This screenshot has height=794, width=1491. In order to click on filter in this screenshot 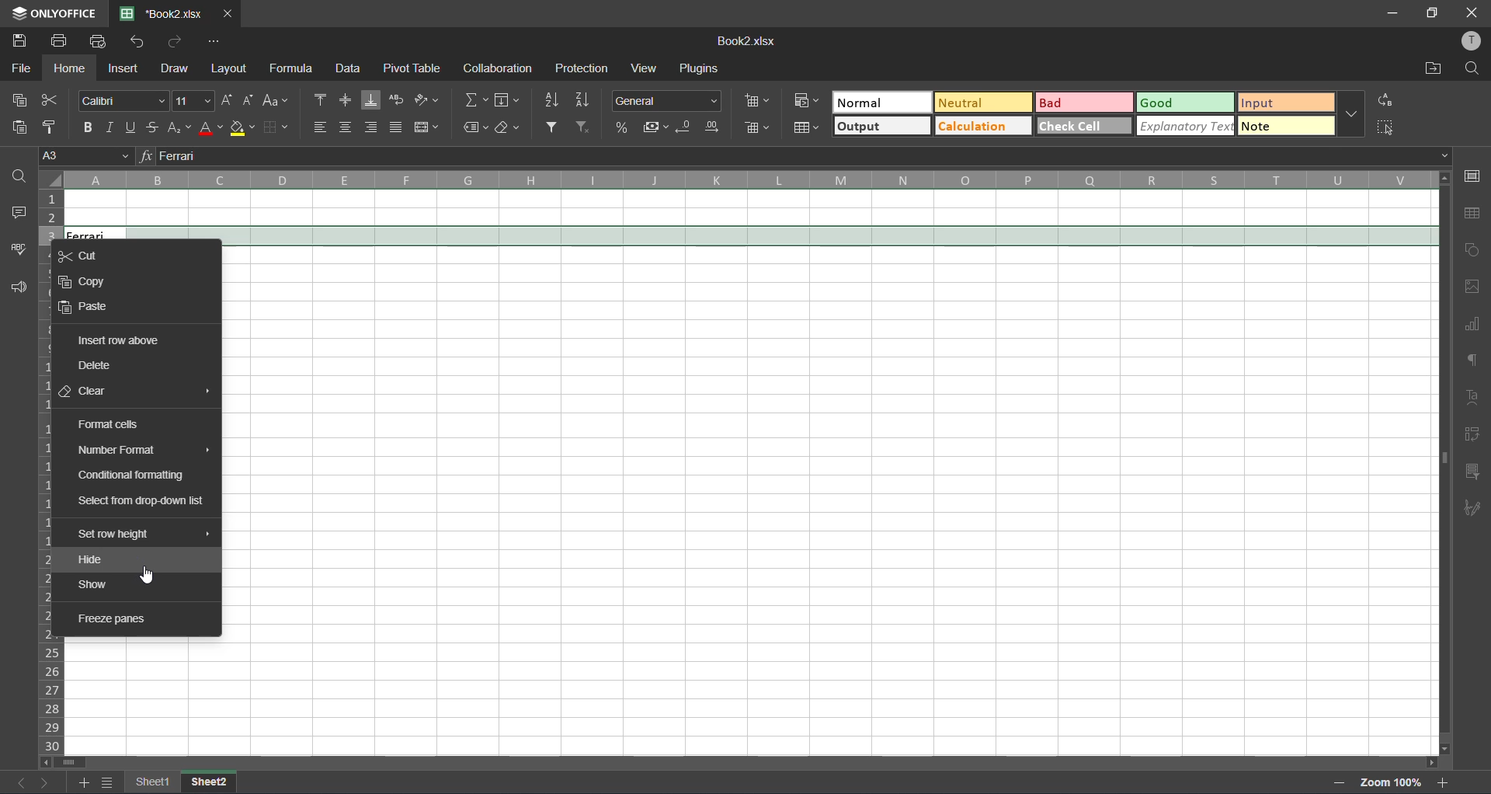, I will do `click(554, 126)`.